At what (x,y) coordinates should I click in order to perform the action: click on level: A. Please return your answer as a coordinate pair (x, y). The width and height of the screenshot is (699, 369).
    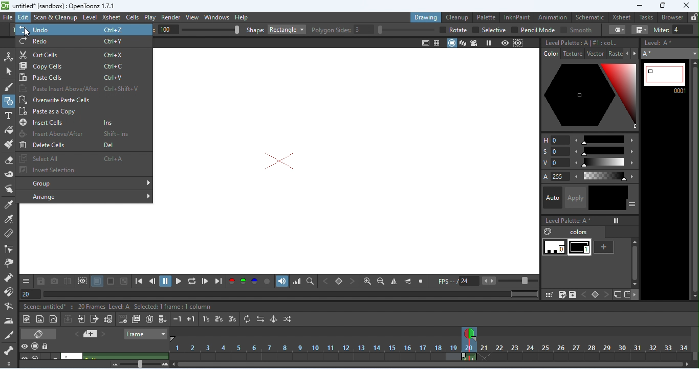
    Looking at the image, I should click on (664, 42).